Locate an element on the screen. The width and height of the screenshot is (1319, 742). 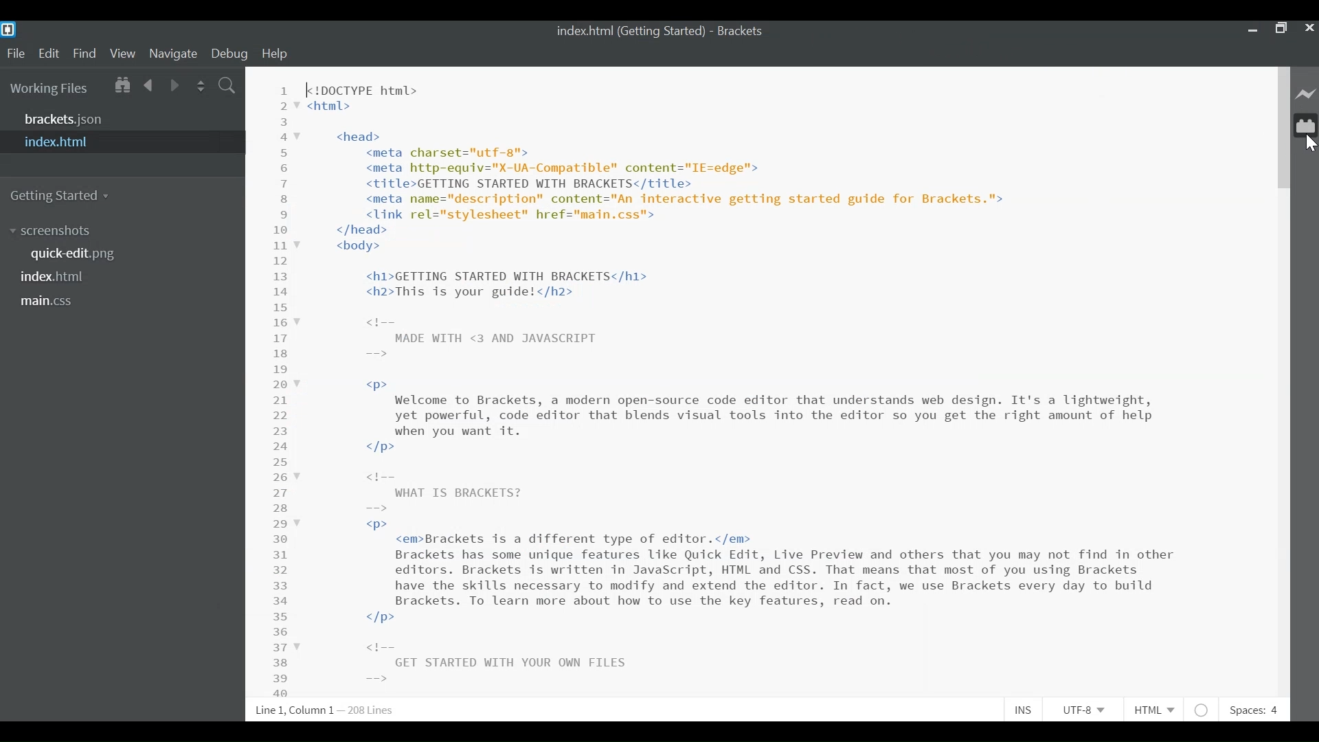
Close is located at coordinates (1309, 30).